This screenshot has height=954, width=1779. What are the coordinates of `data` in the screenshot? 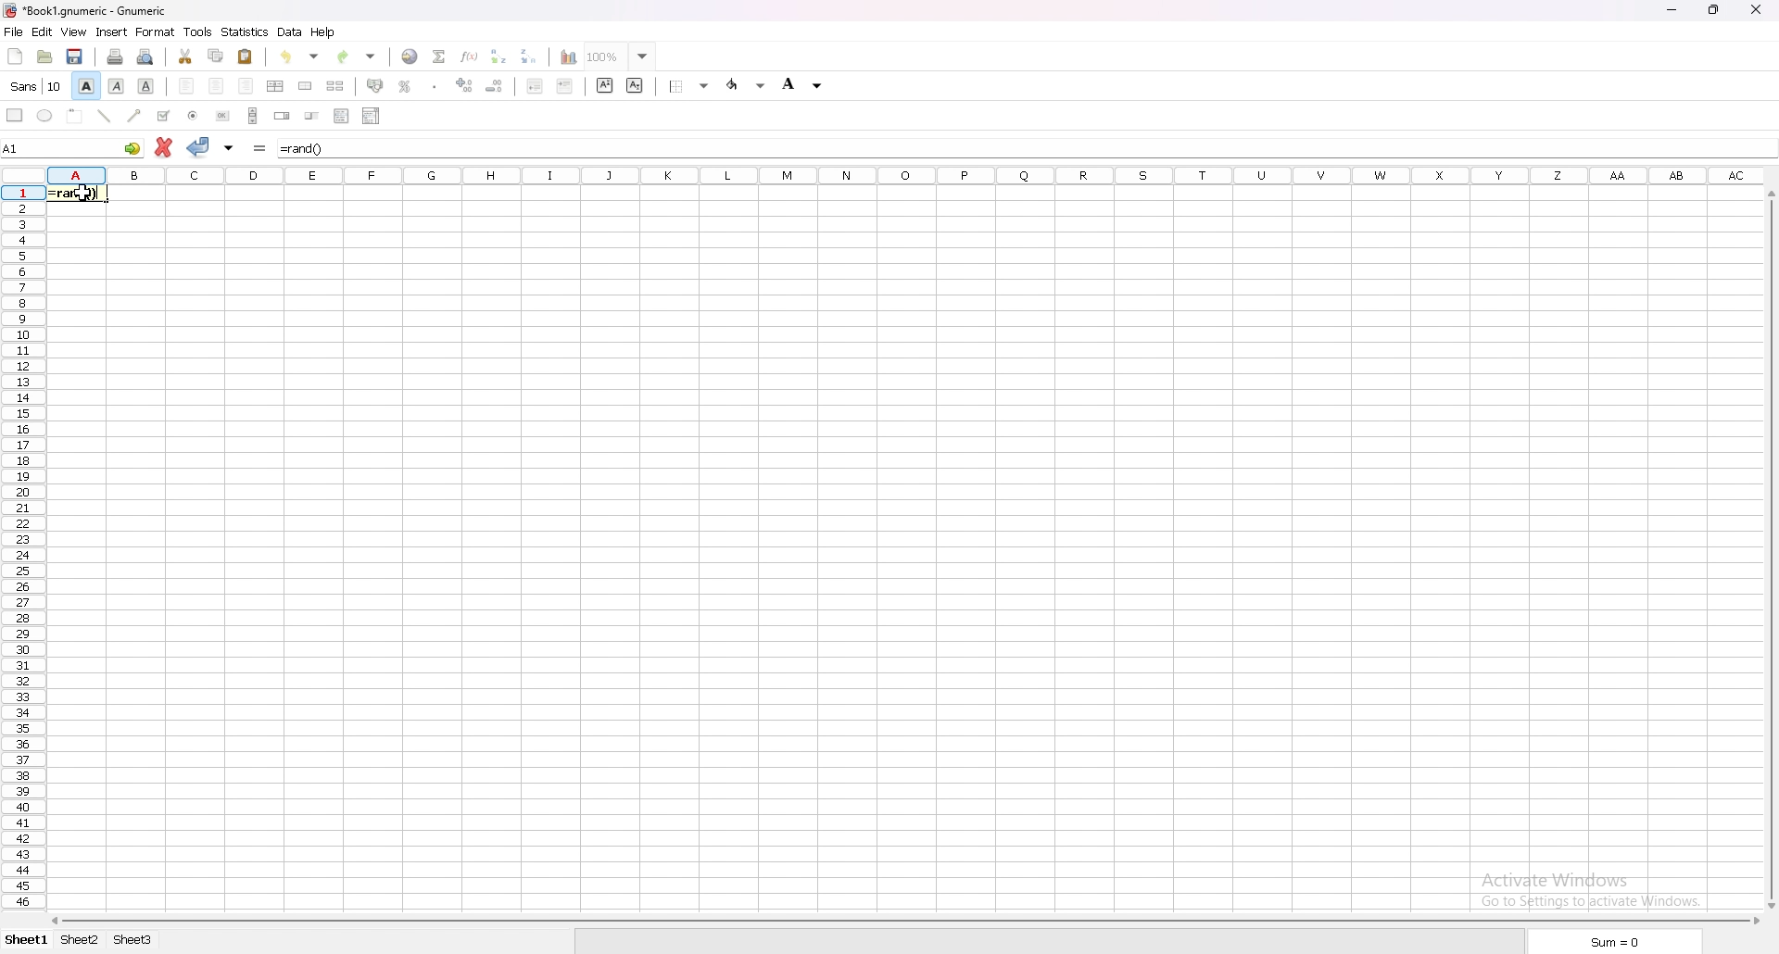 It's located at (289, 31).